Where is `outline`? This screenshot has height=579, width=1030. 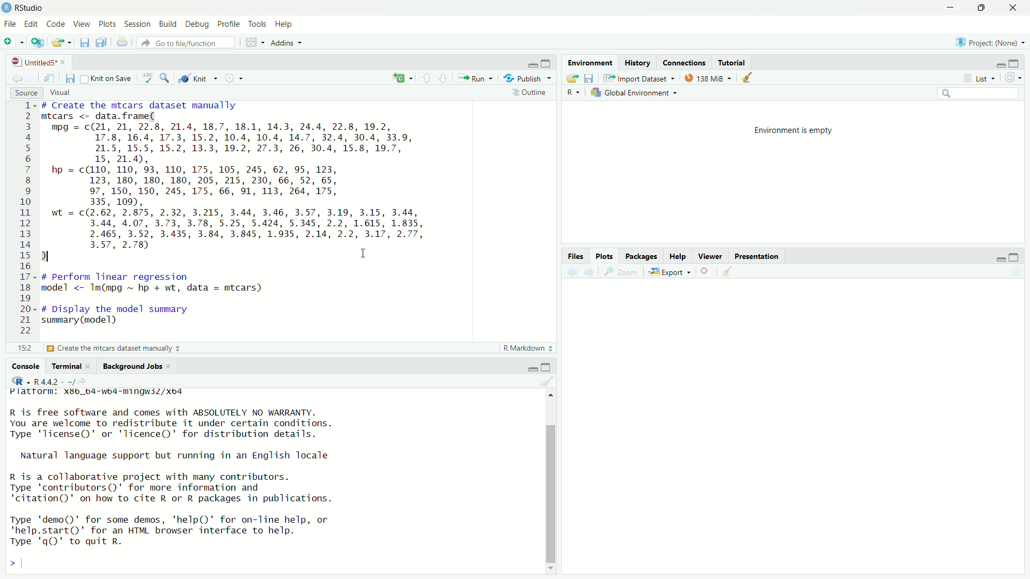
outline is located at coordinates (529, 93).